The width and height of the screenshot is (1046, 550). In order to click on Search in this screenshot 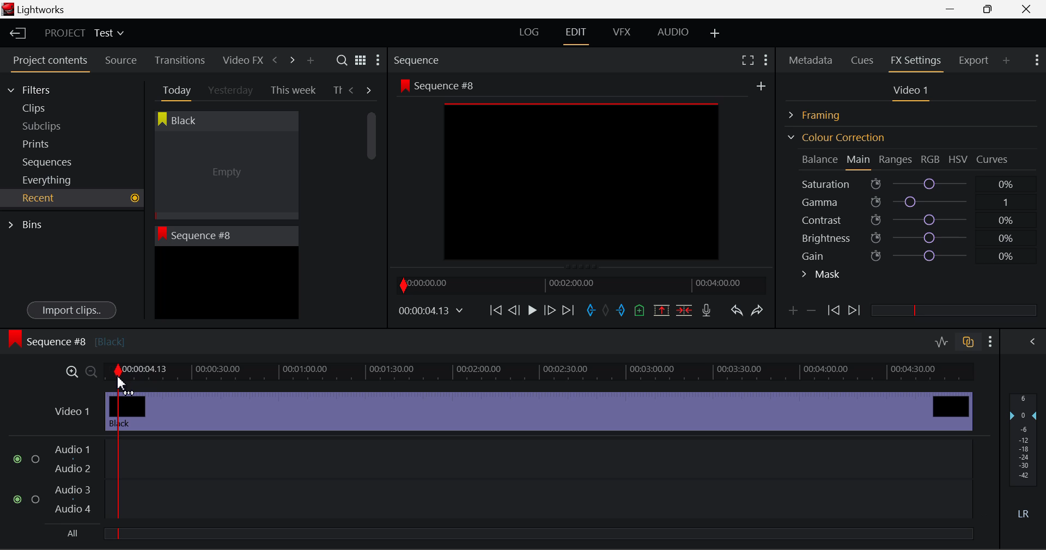, I will do `click(343, 60)`.